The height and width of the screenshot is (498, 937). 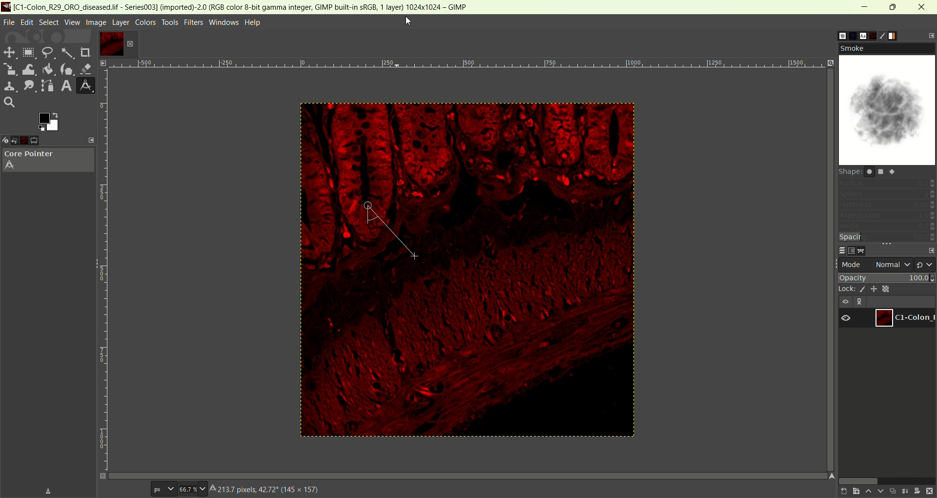 I want to click on active foreground/background color, so click(x=47, y=122).